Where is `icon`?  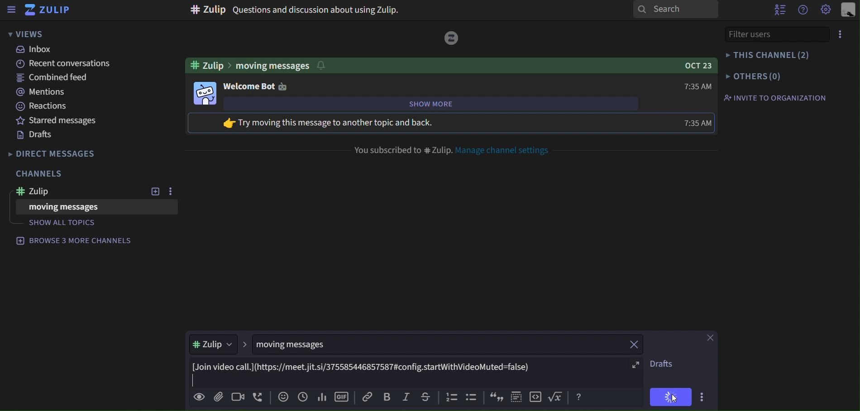 icon is located at coordinates (497, 397).